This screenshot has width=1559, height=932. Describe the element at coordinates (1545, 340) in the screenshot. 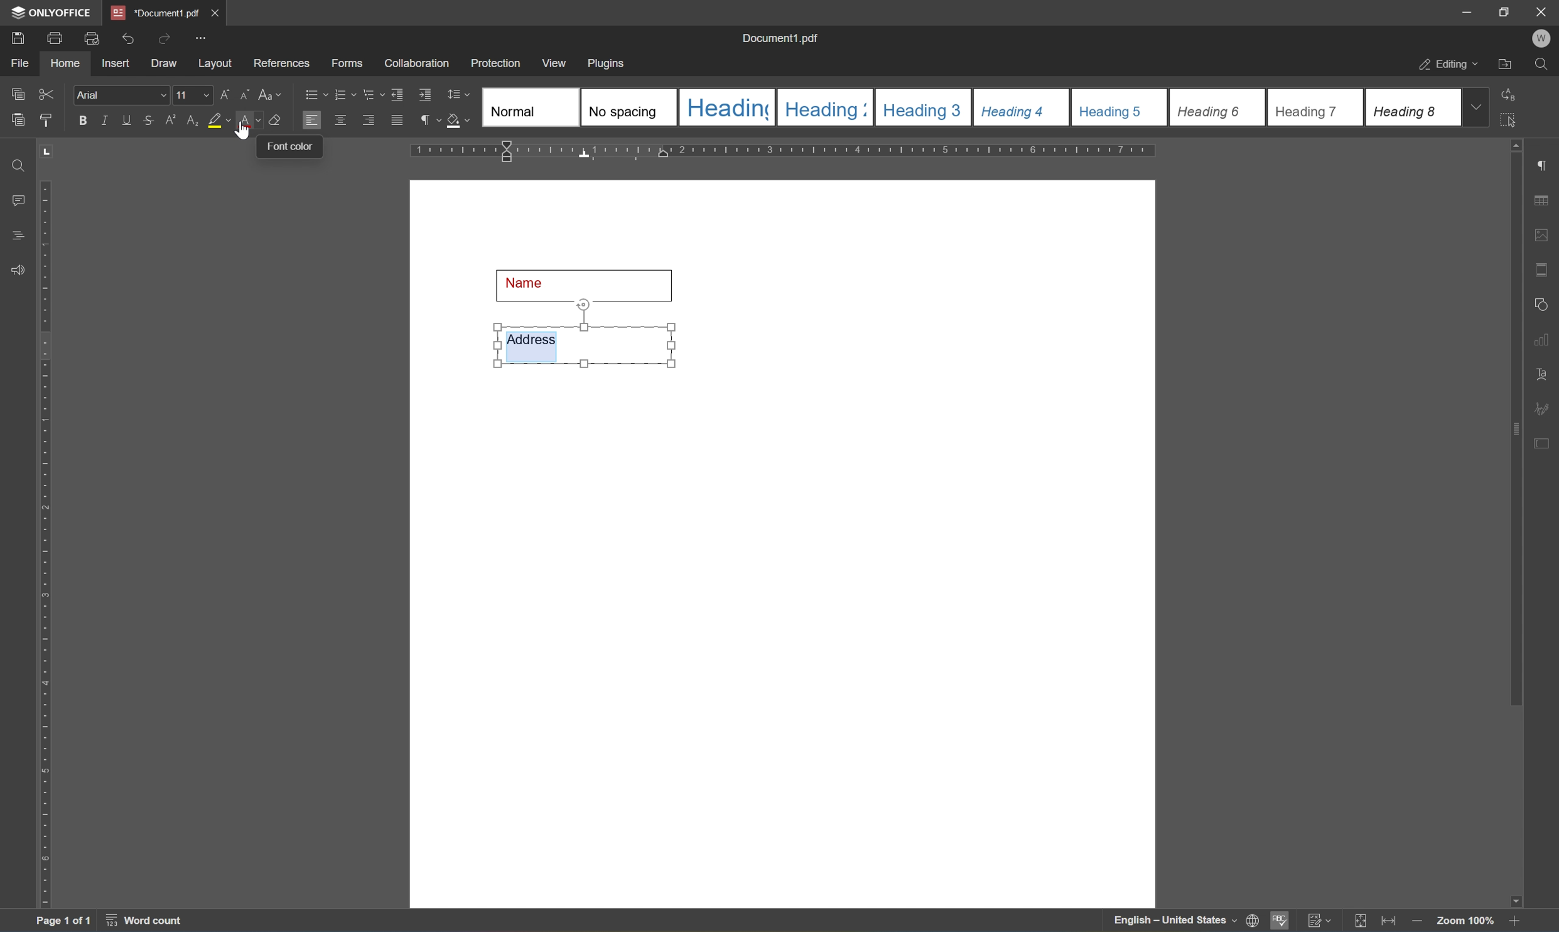

I see `chart settings` at that location.